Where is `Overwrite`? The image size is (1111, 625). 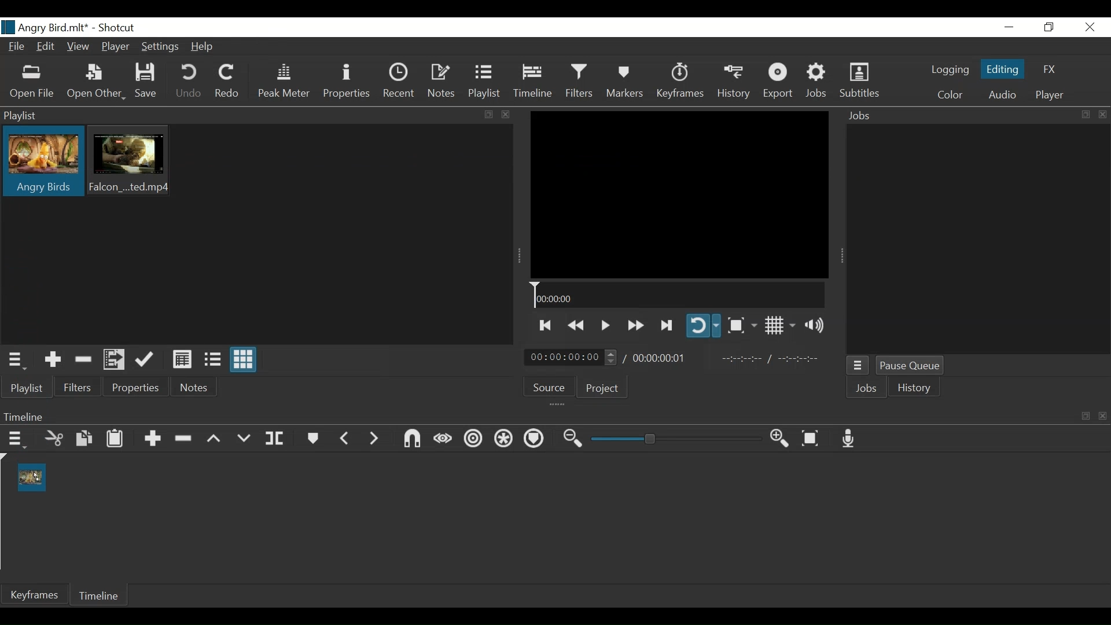 Overwrite is located at coordinates (244, 436).